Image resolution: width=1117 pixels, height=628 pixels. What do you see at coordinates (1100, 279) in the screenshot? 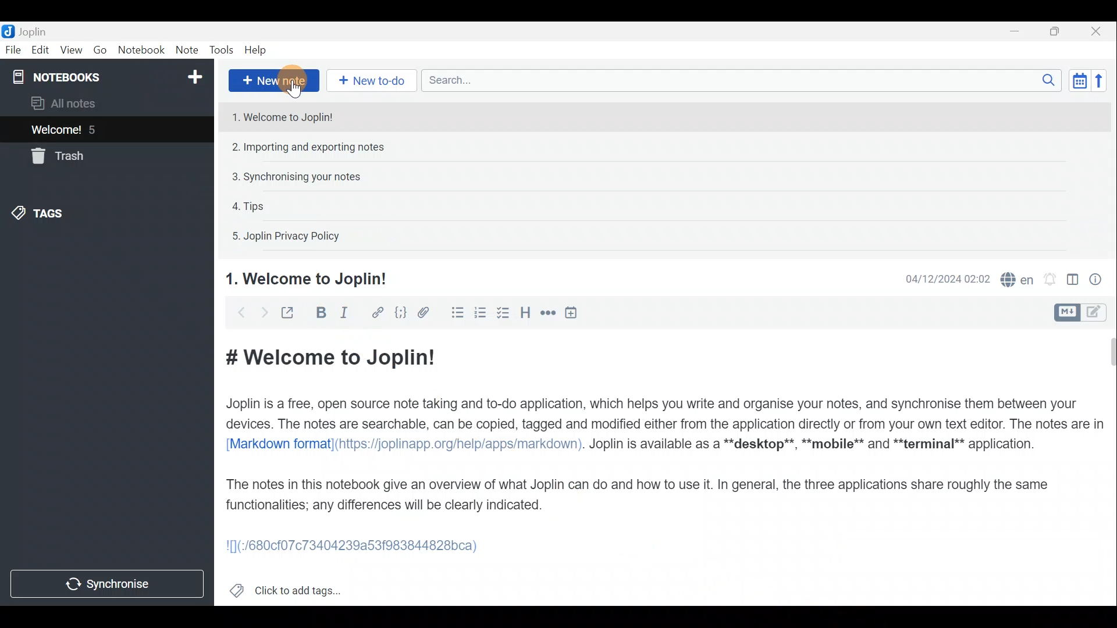
I see `Note properties` at bounding box center [1100, 279].